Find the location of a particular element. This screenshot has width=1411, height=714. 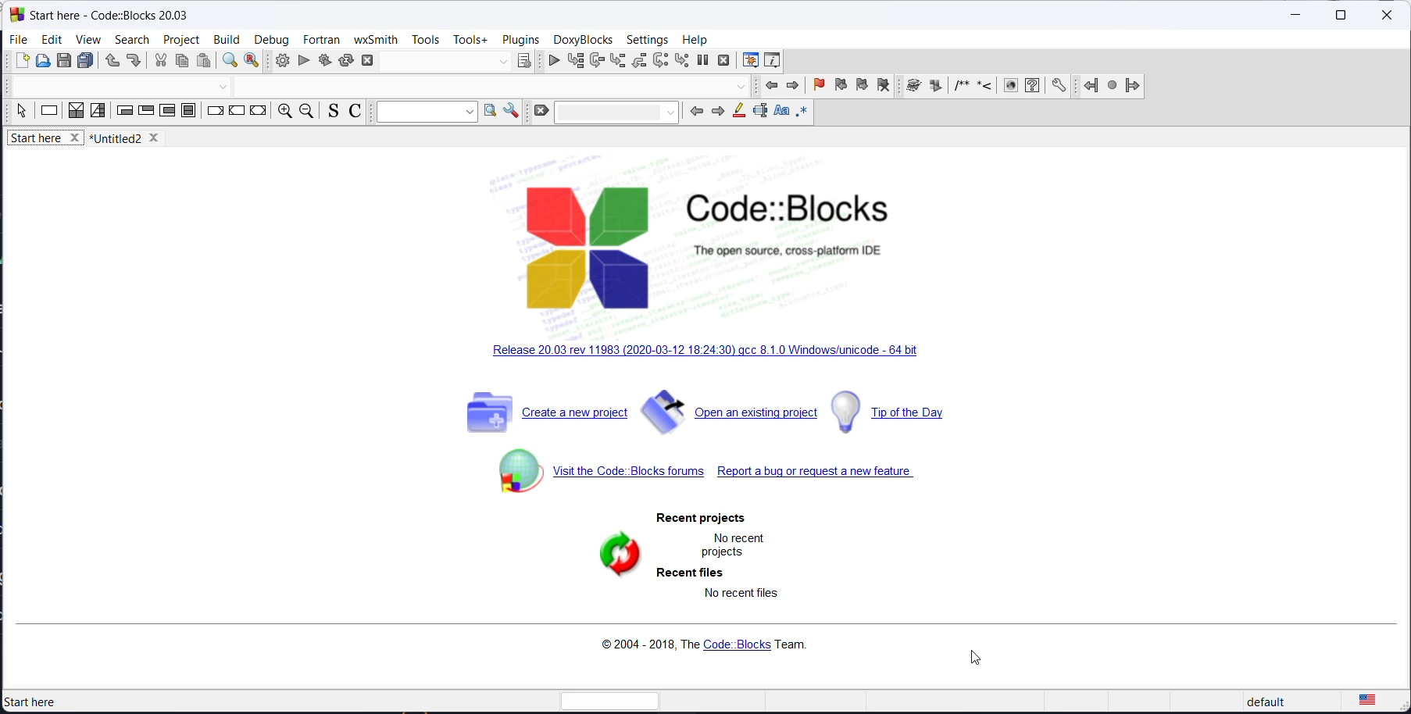

run is located at coordinates (304, 61).